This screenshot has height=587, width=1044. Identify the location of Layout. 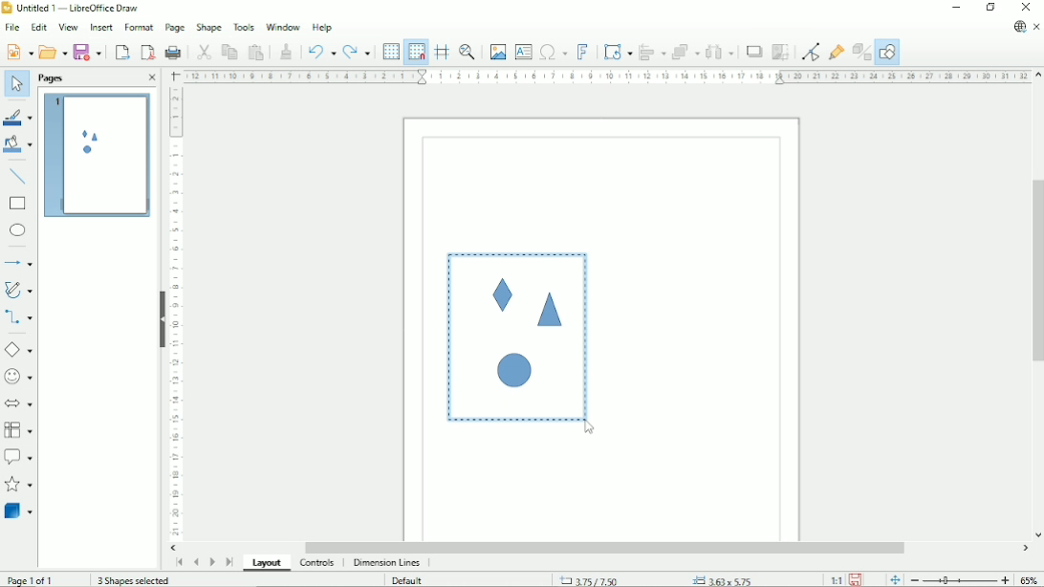
(267, 564).